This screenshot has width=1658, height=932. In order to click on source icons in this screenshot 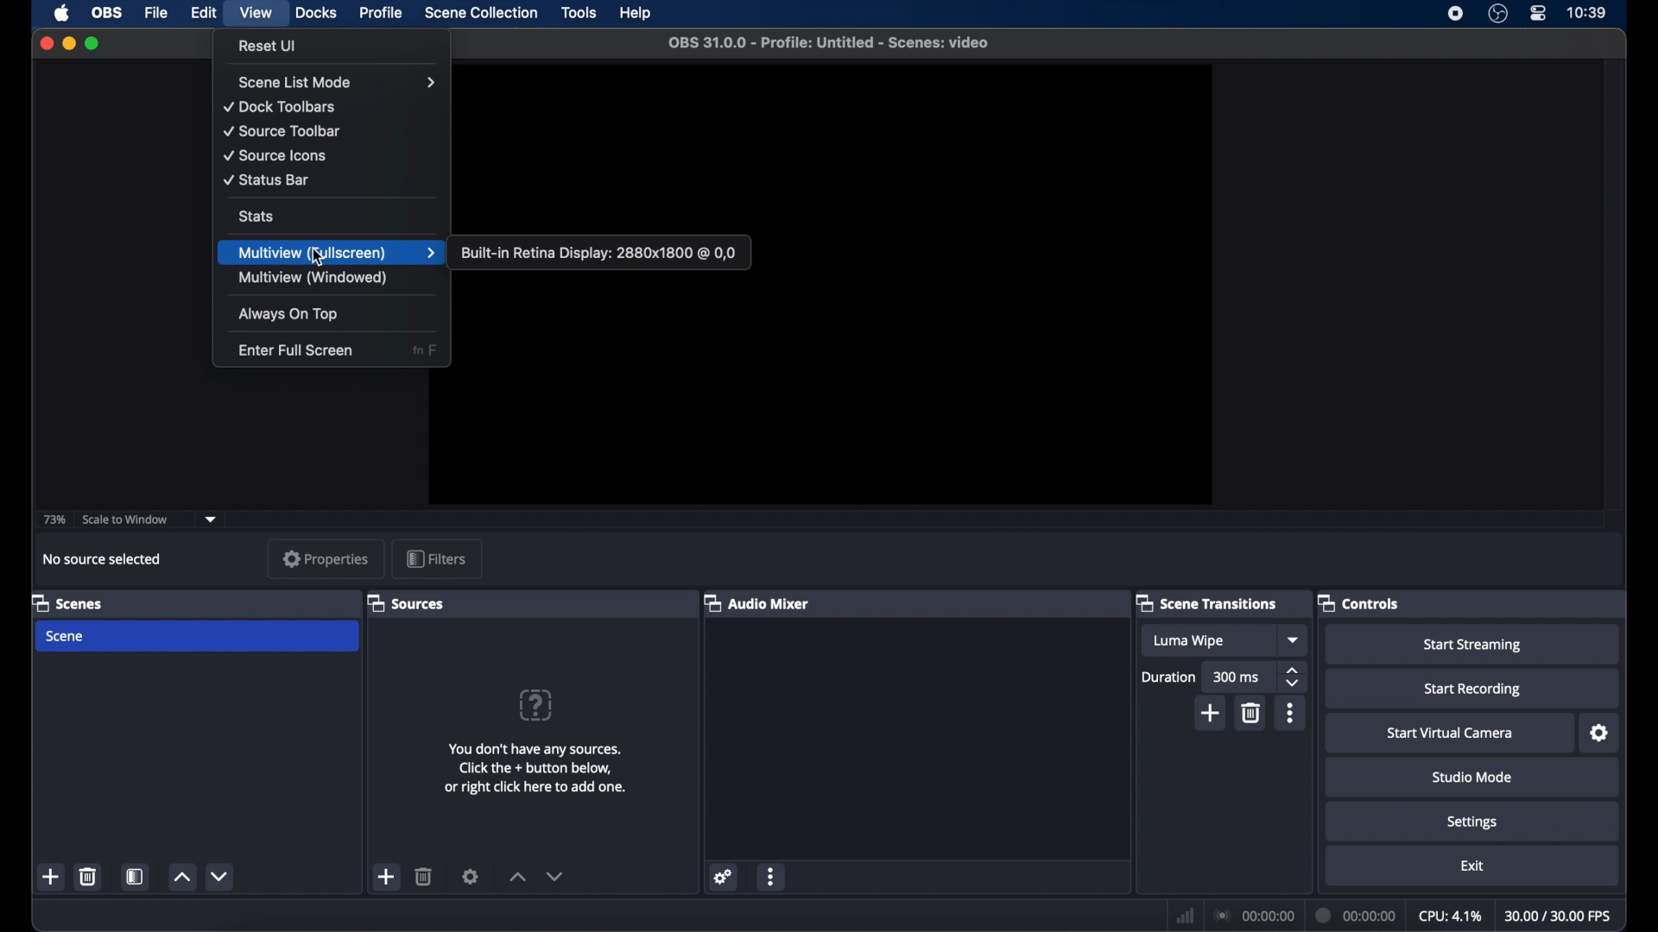, I will do `click(275, 156)`.